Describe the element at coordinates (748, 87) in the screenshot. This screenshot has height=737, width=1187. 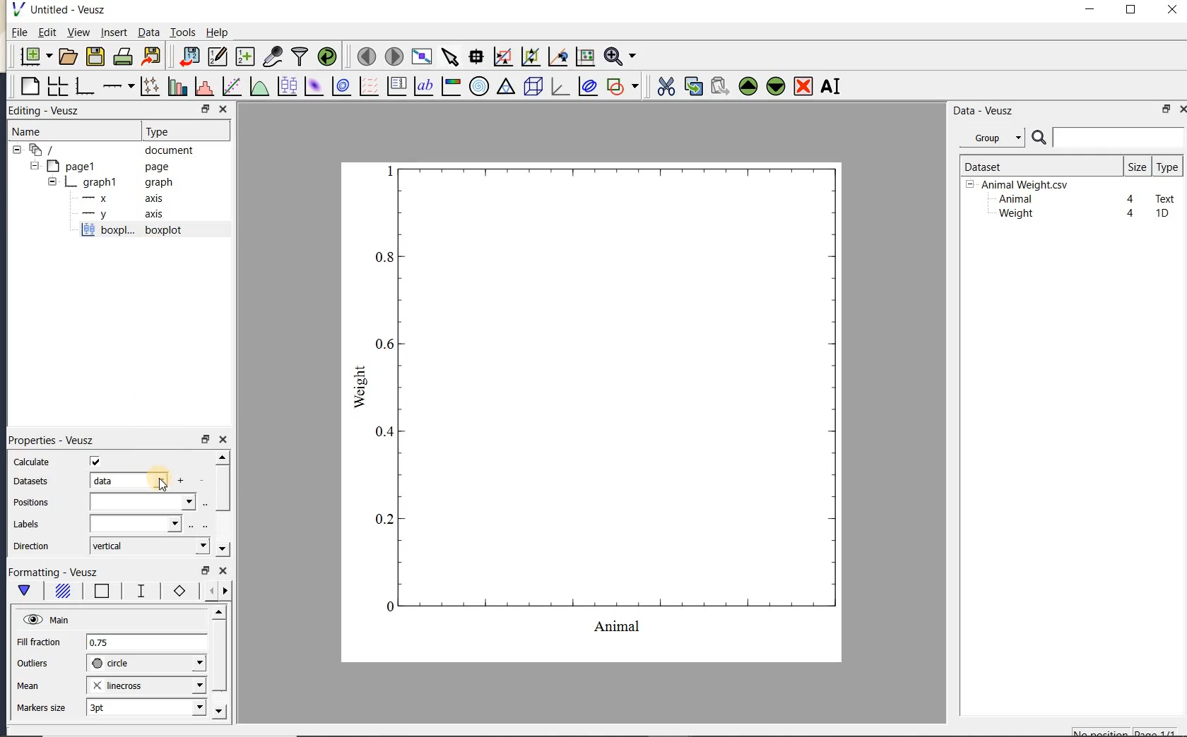
I see `move the selected widget up` at that location.